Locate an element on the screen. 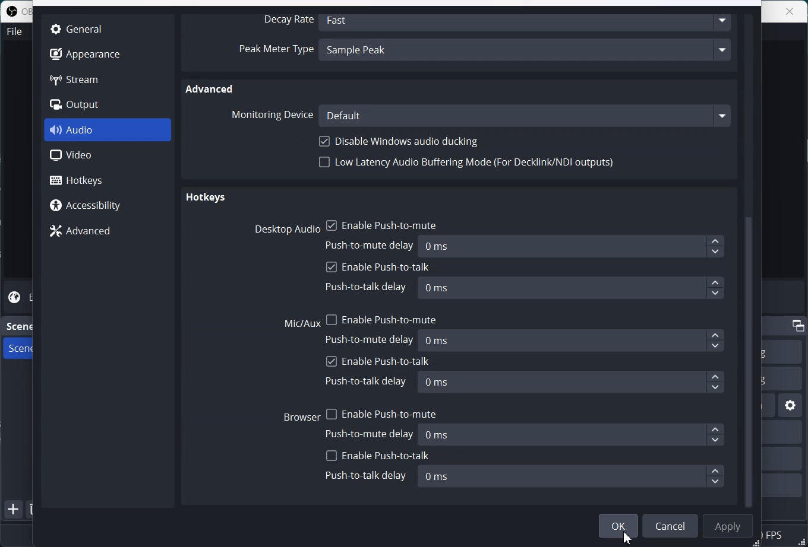 Image resolution: width=808 pixels, height=547 pixels. Advanced is located at coordinates (211, 88).